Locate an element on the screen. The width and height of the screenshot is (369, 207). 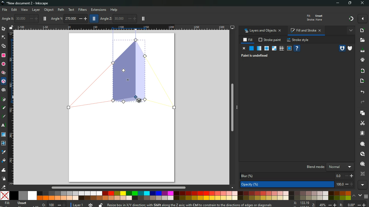
angle y is located at coordinates (70, 18).